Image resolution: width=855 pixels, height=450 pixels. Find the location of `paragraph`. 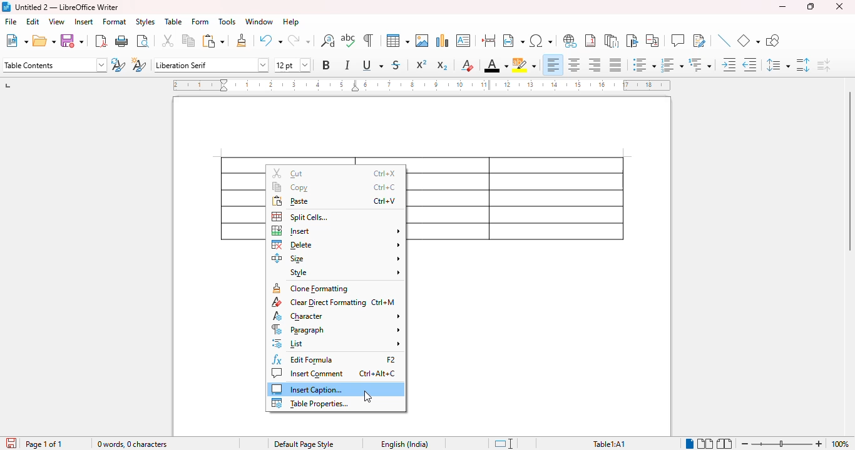

paragraph is located at coordinates (336, 329).